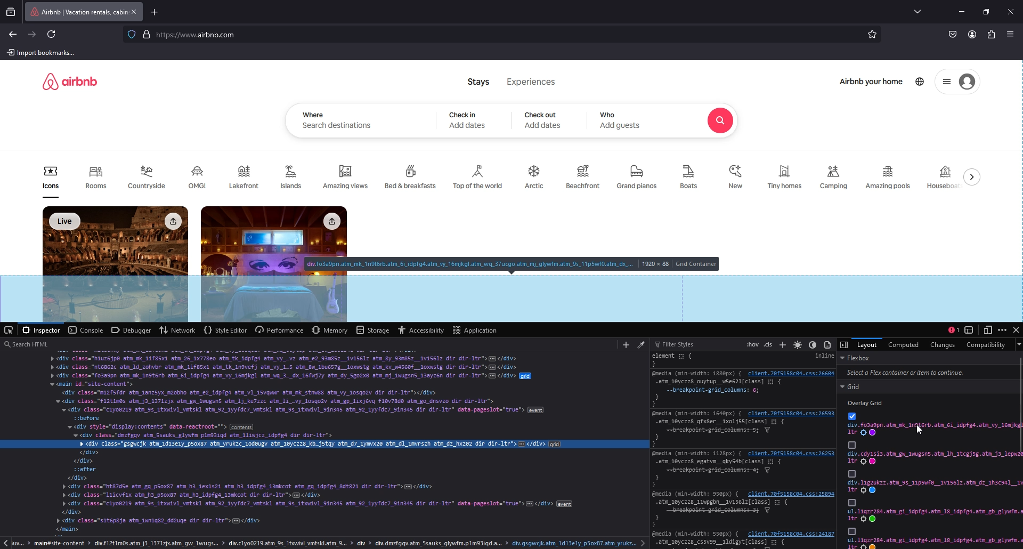 The width and height of the screenshot is (1023, 549). I want to click on Search icon, so click(720, 121).